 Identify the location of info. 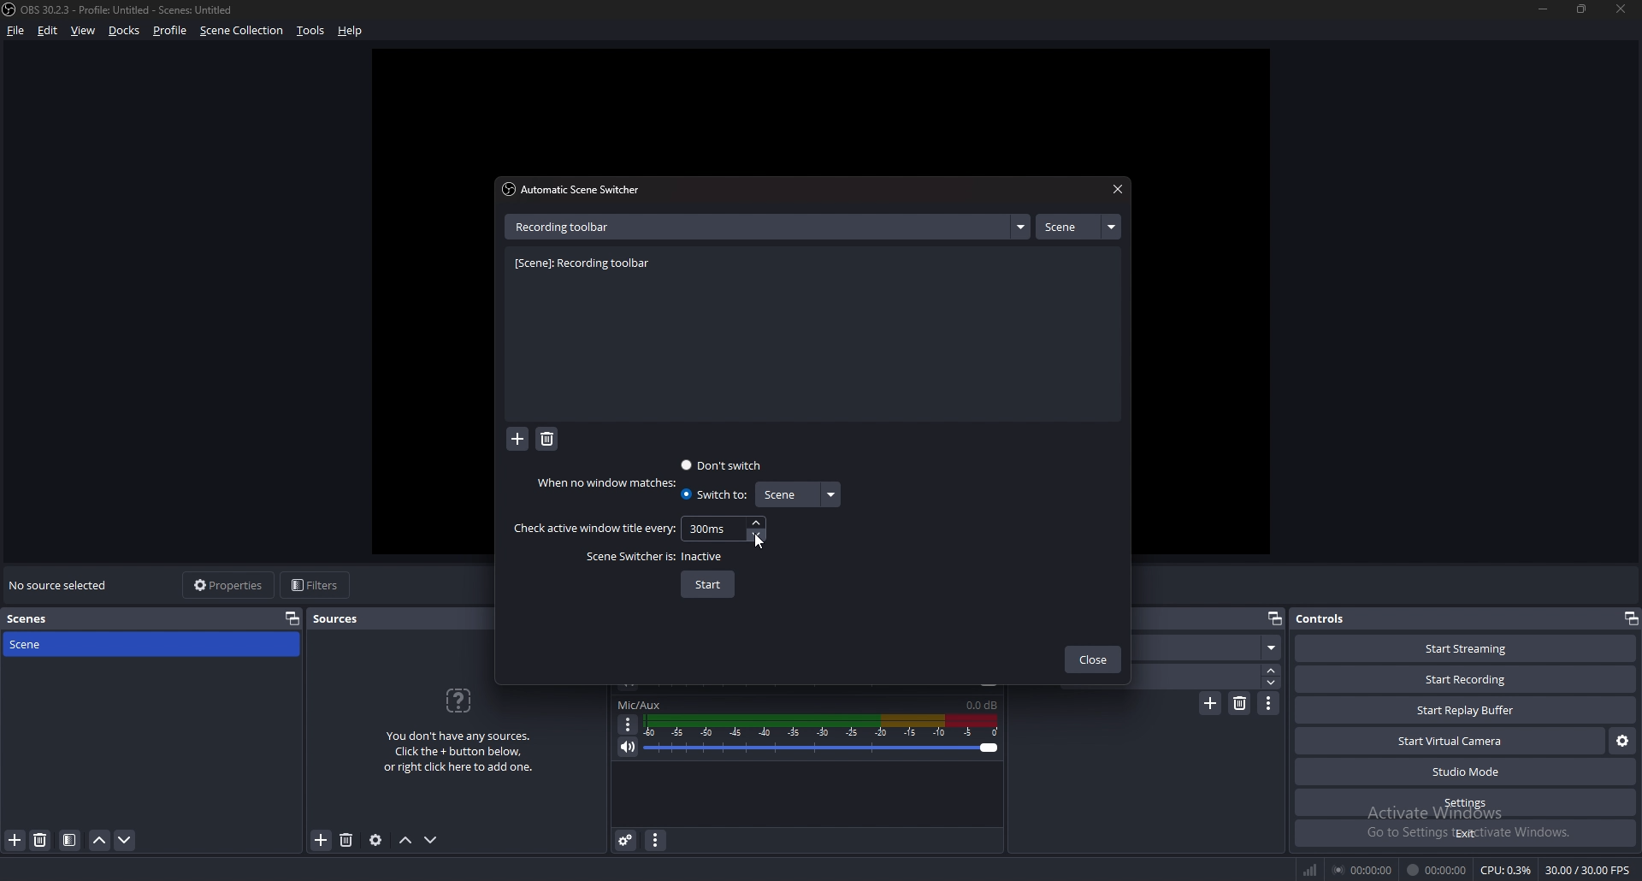
(459, 728).